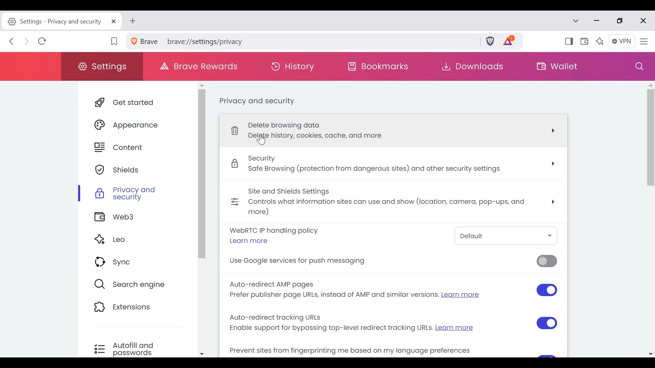  Describe the element at coordinates (134, 308) in the screenshot. I see `Extensions` at that location.